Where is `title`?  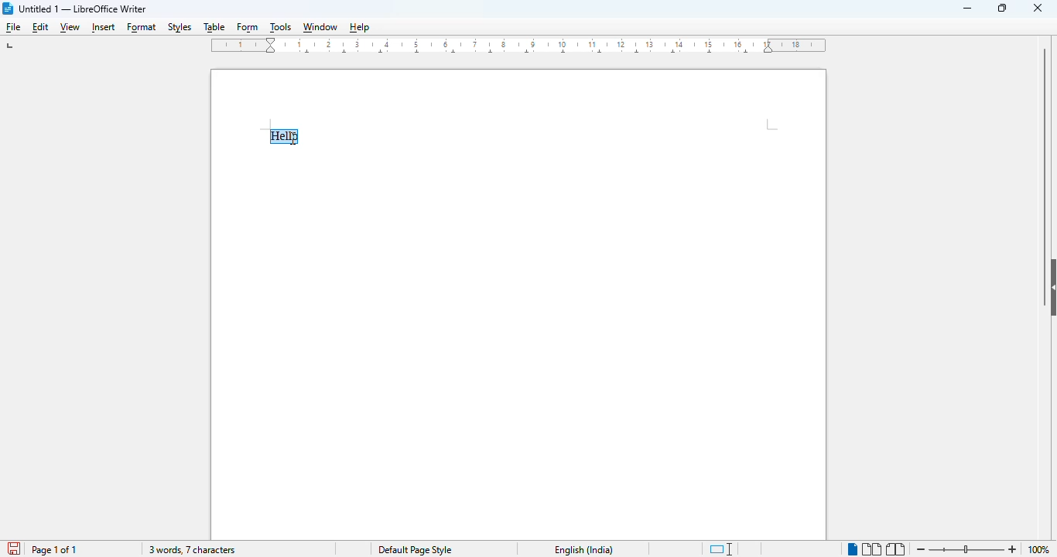
title is located at coordinates (83, 9).